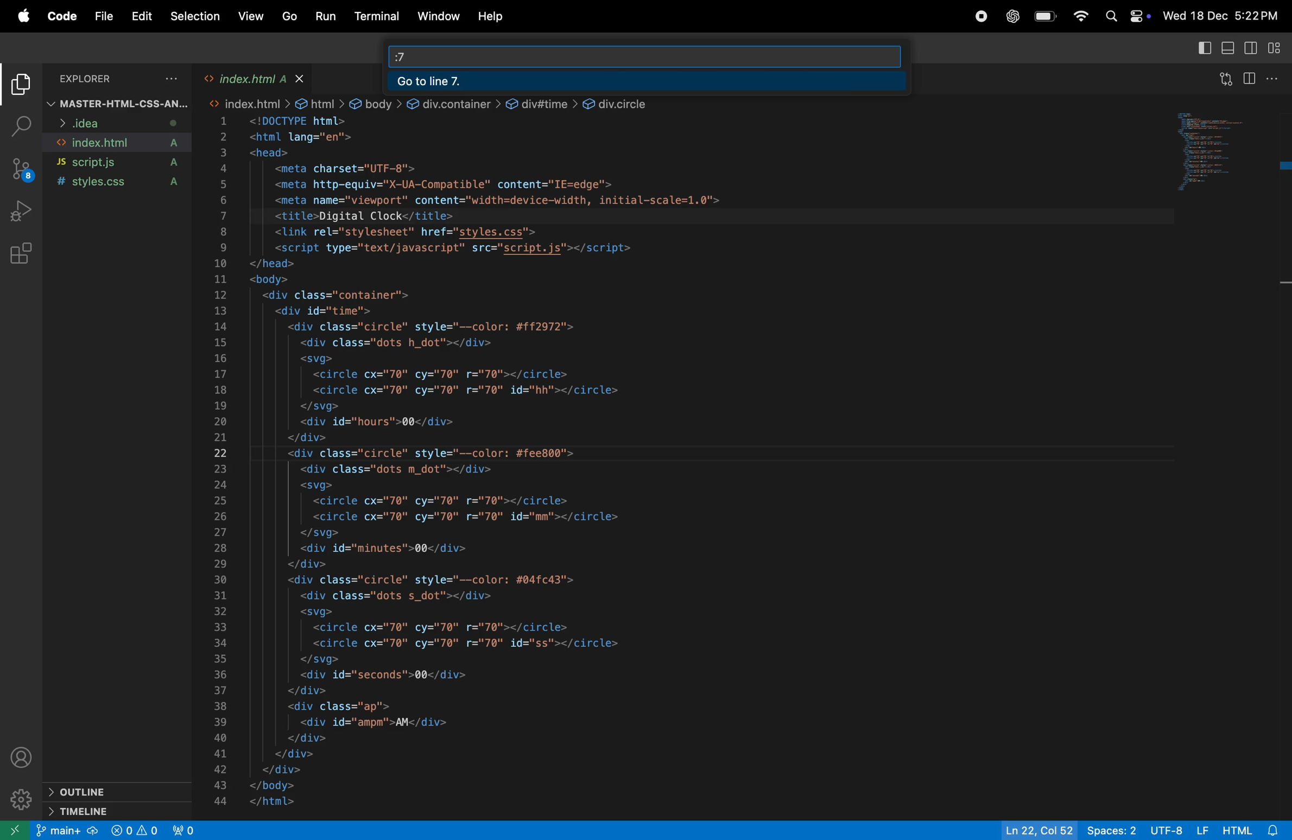 Image resolution: width=1292 pixels, height=840 pixels. I want to click on idea, so click(112, 123).